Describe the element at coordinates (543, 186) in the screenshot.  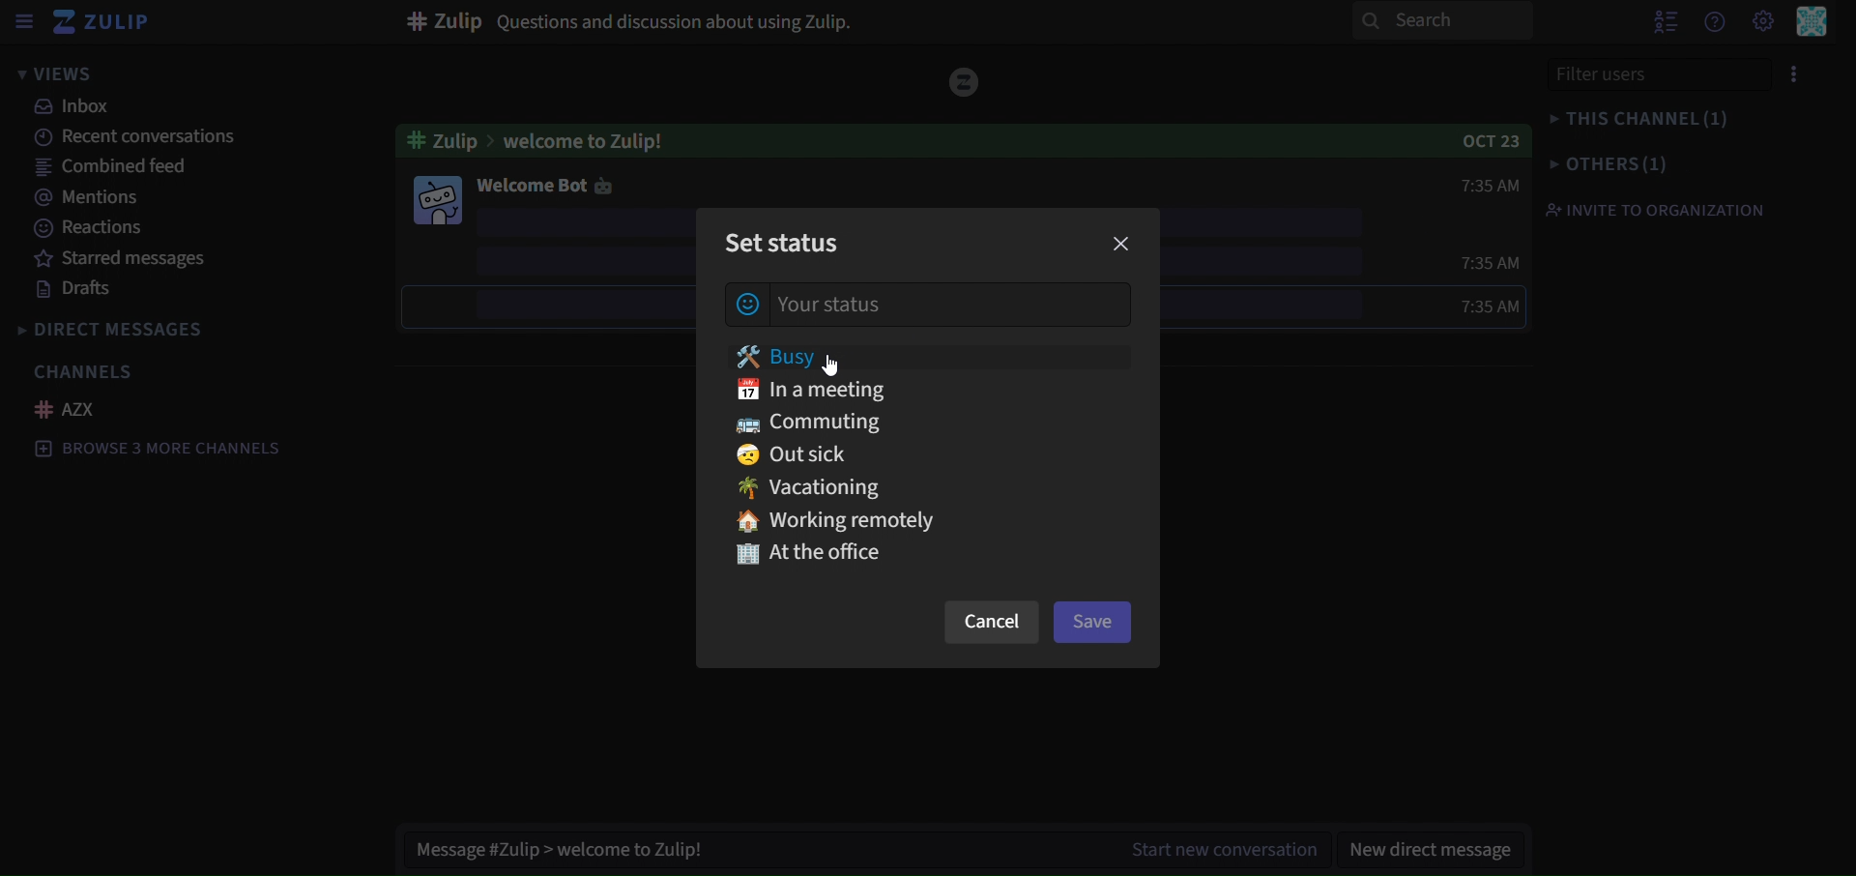
I see `welcome bot` at that location.